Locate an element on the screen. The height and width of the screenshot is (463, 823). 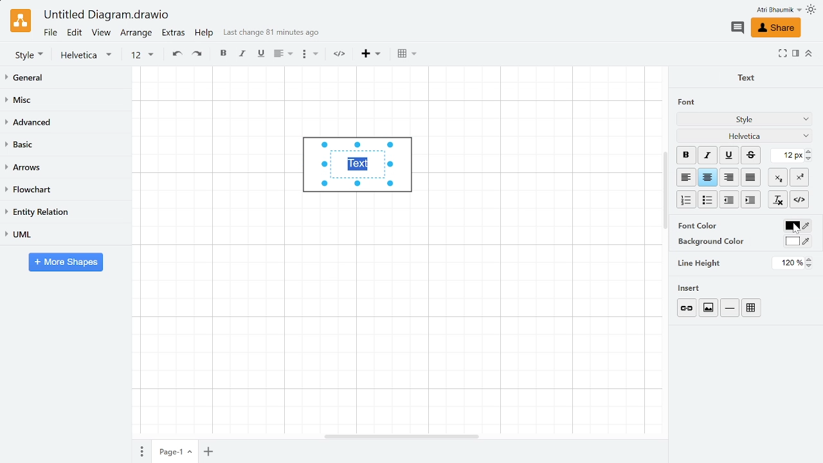
Current window is located at coordinates (105, 15).